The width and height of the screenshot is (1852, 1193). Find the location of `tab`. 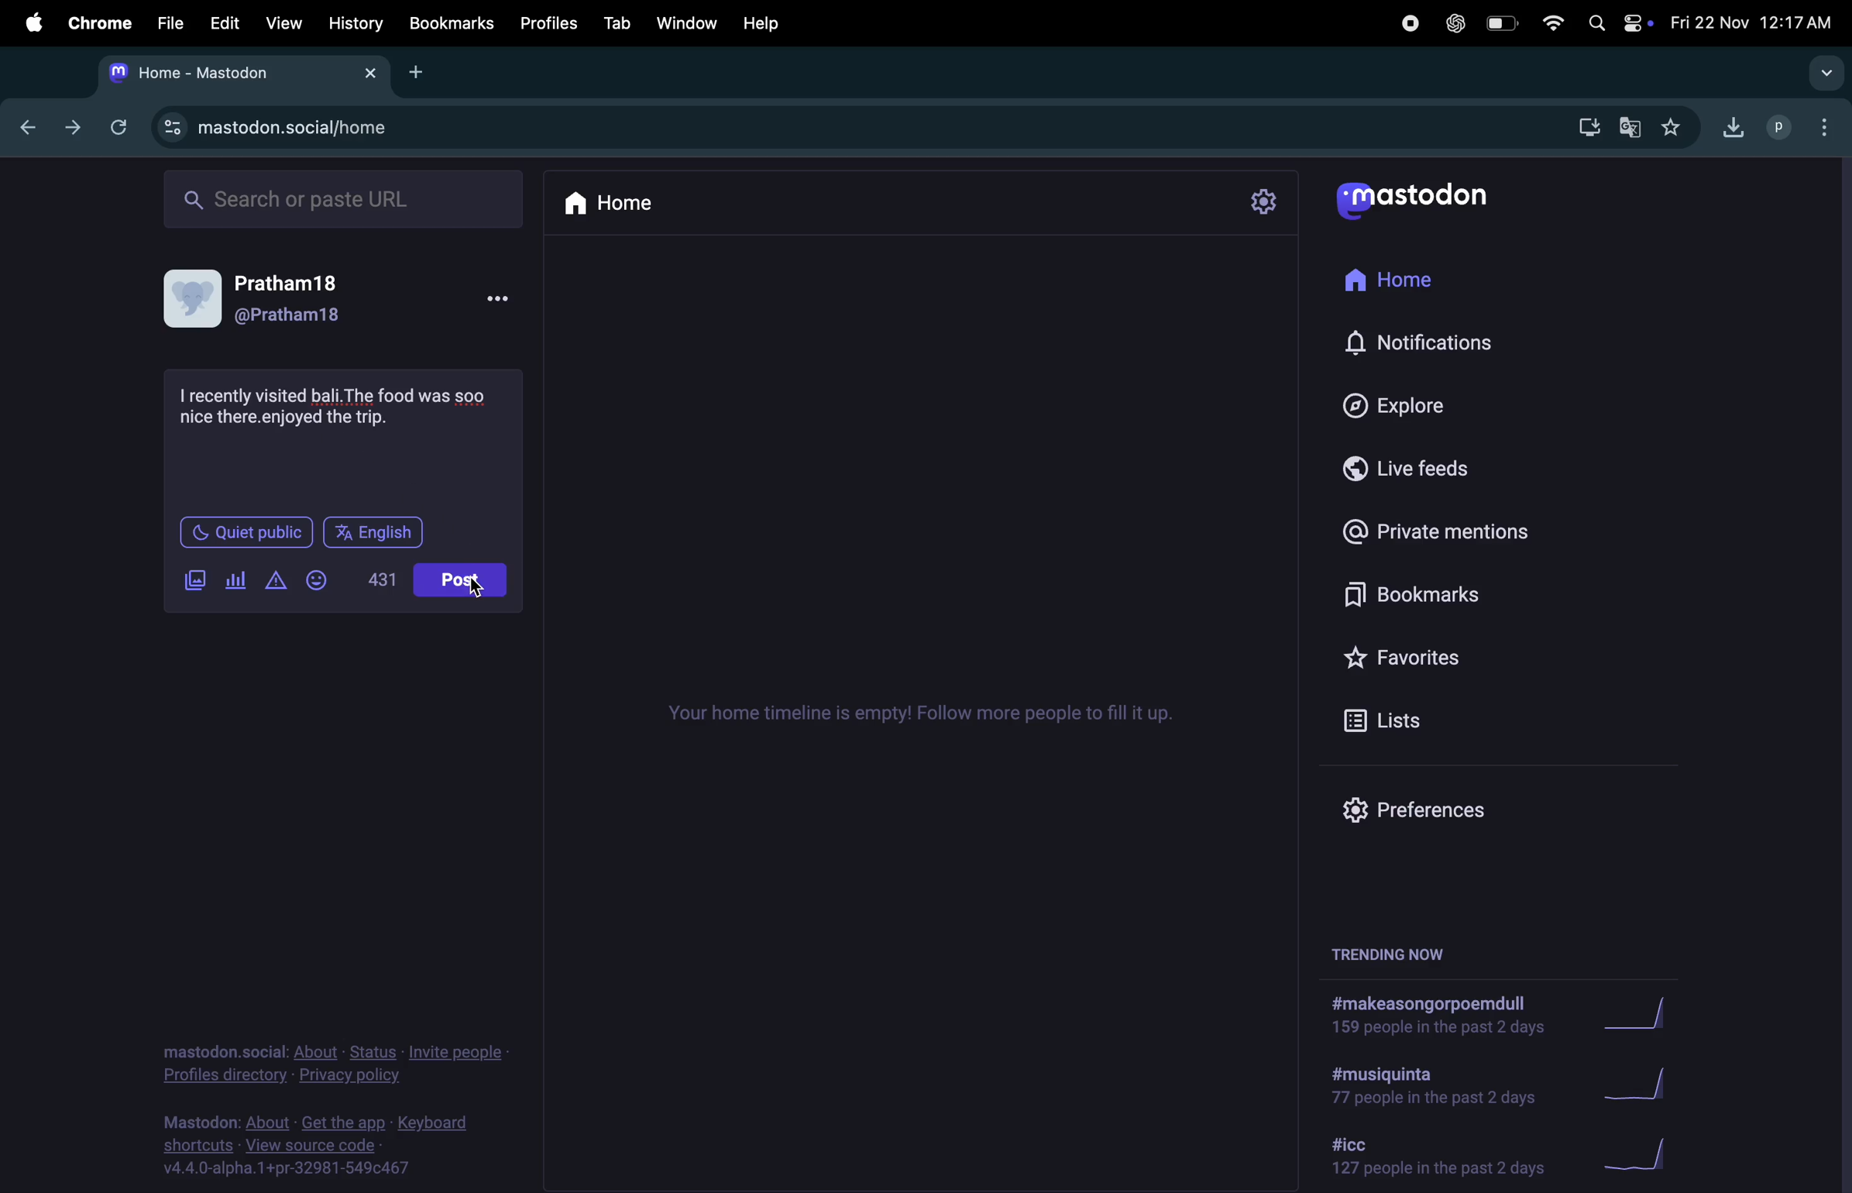

tab is located at coordinates (620, 21).